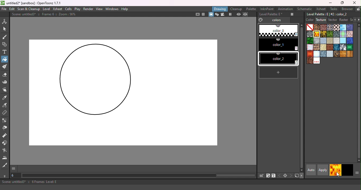  Describe the element at coordinates (220, 9) in the screenshot. I see `Drawing` at that location.